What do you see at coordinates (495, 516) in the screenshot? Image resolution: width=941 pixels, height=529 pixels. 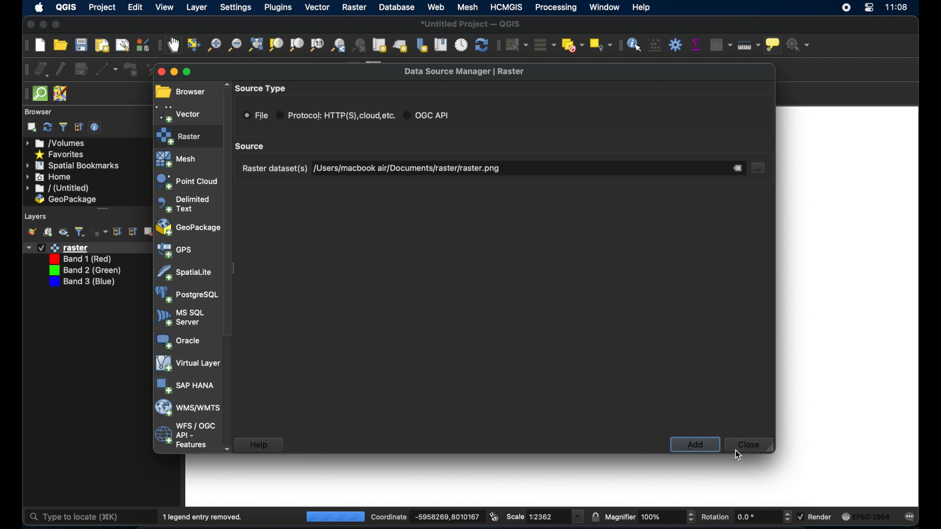 I see `toggle extents and mouse position display` at bounding box center [495, 516].